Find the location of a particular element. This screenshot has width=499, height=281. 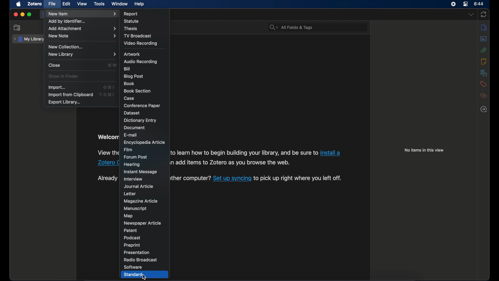

new collection is located at coordinates (67, 47).